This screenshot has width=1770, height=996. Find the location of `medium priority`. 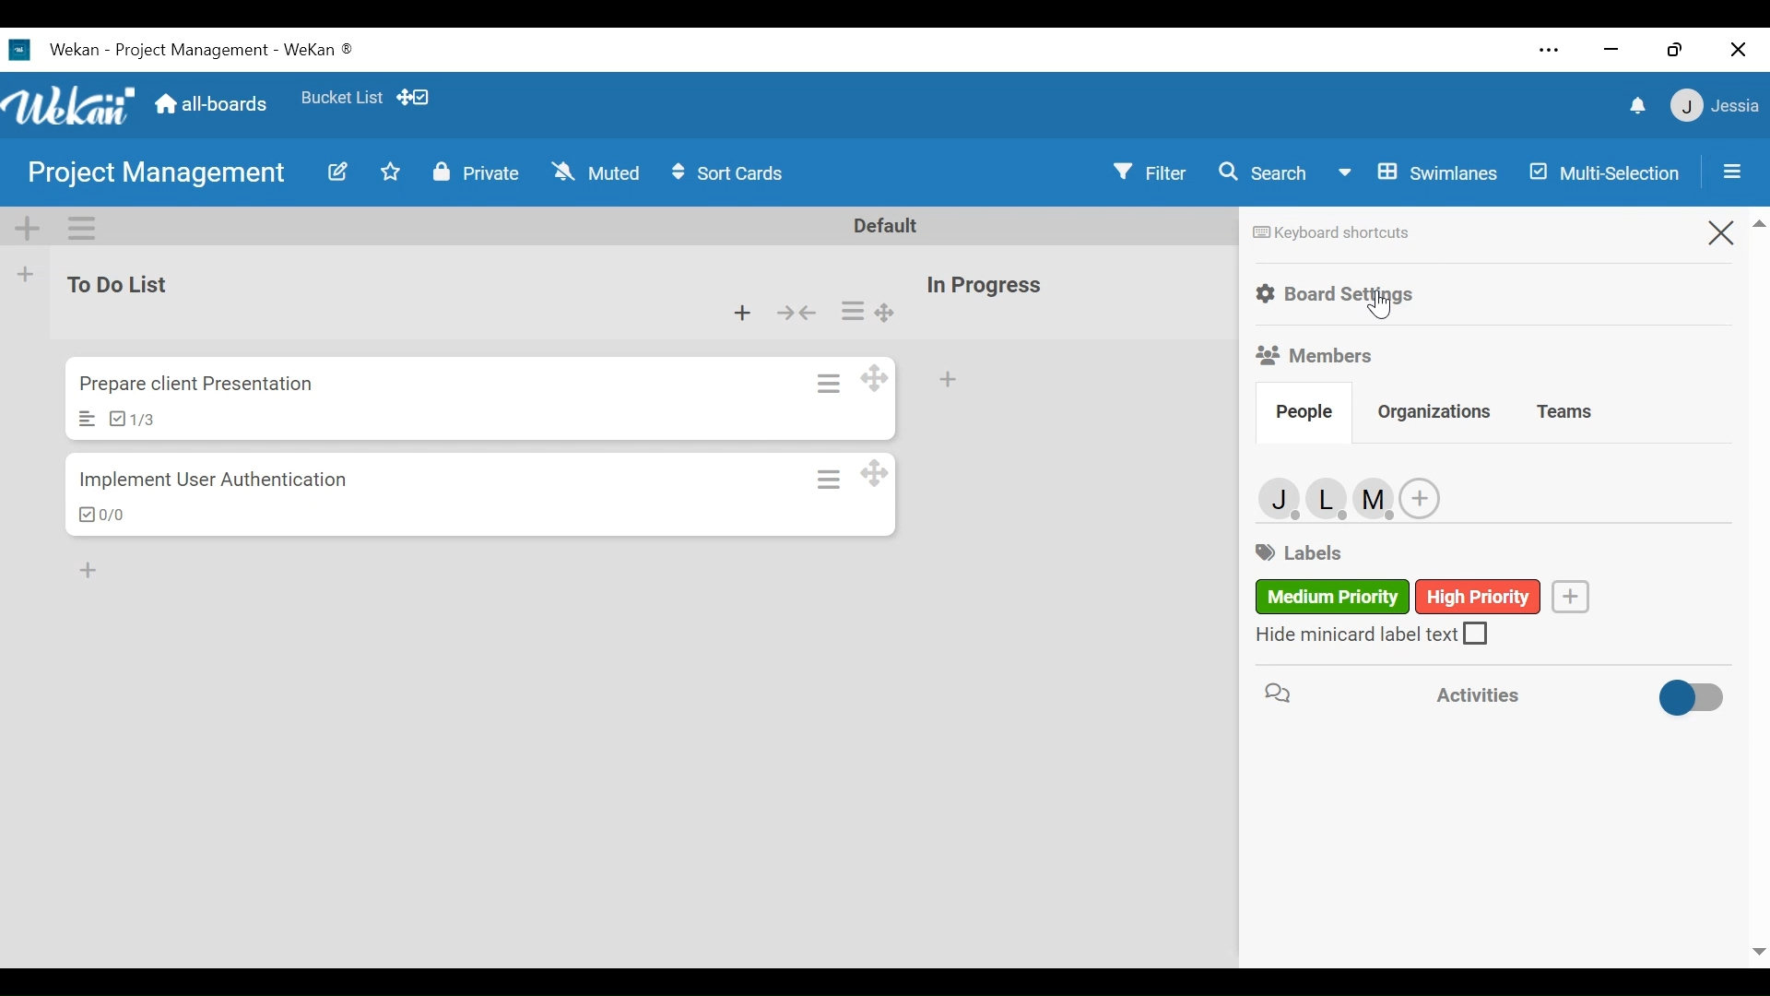

medium priority is located at coordinates (1332, 598).